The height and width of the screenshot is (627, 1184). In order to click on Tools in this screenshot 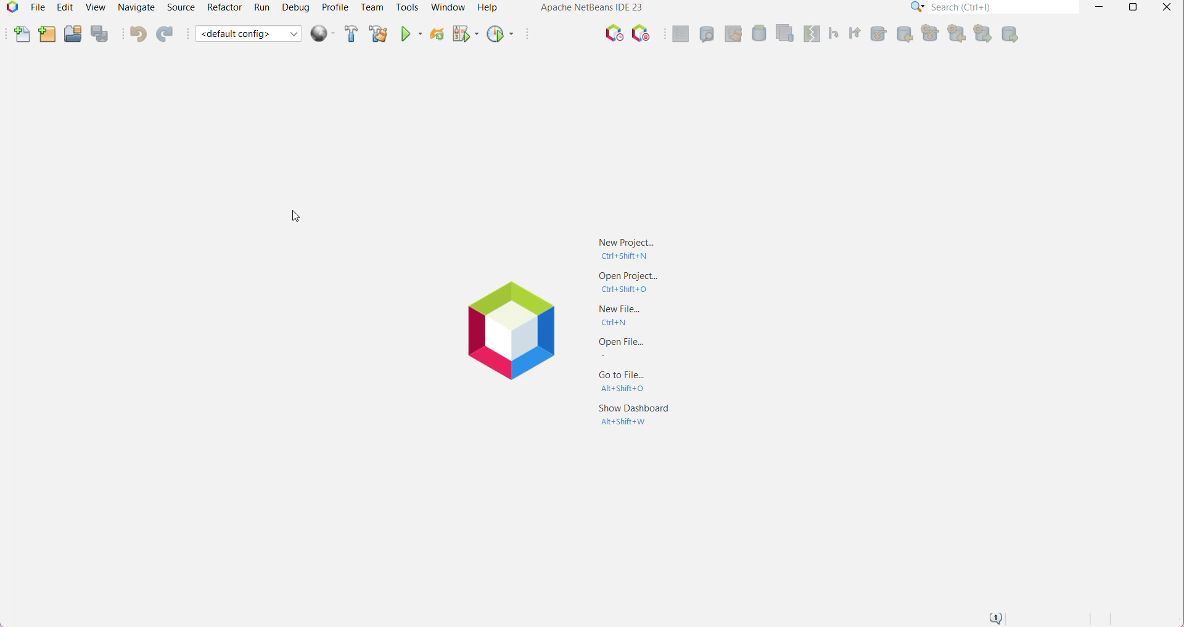, I will do `click(406, 7)`.